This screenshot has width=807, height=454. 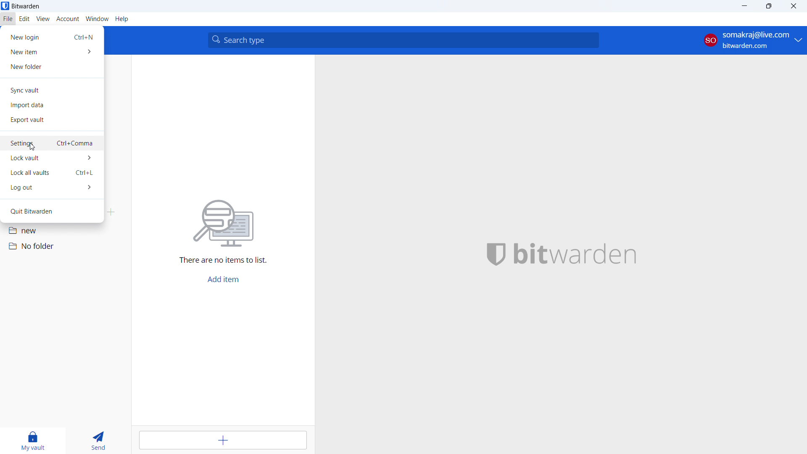 What do you see at coordinates (769, 6) in the screenshot?
I see `maximize` at bounding box center [769, 6].